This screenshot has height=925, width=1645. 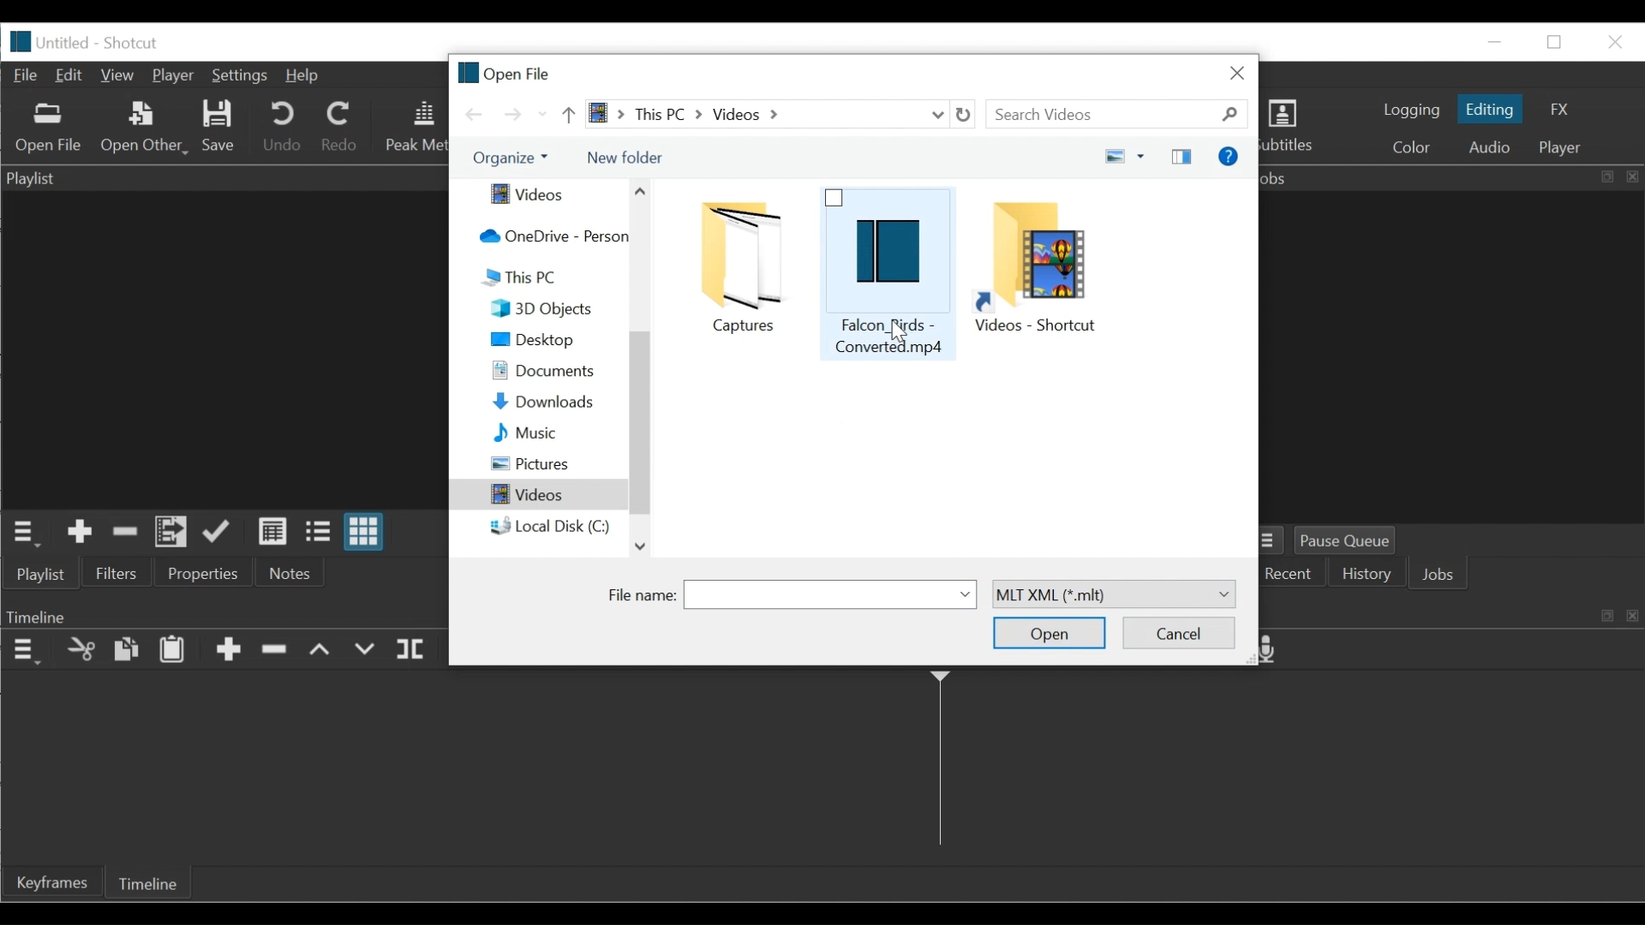 I want to click on Notes, so click(x=290, y=572).